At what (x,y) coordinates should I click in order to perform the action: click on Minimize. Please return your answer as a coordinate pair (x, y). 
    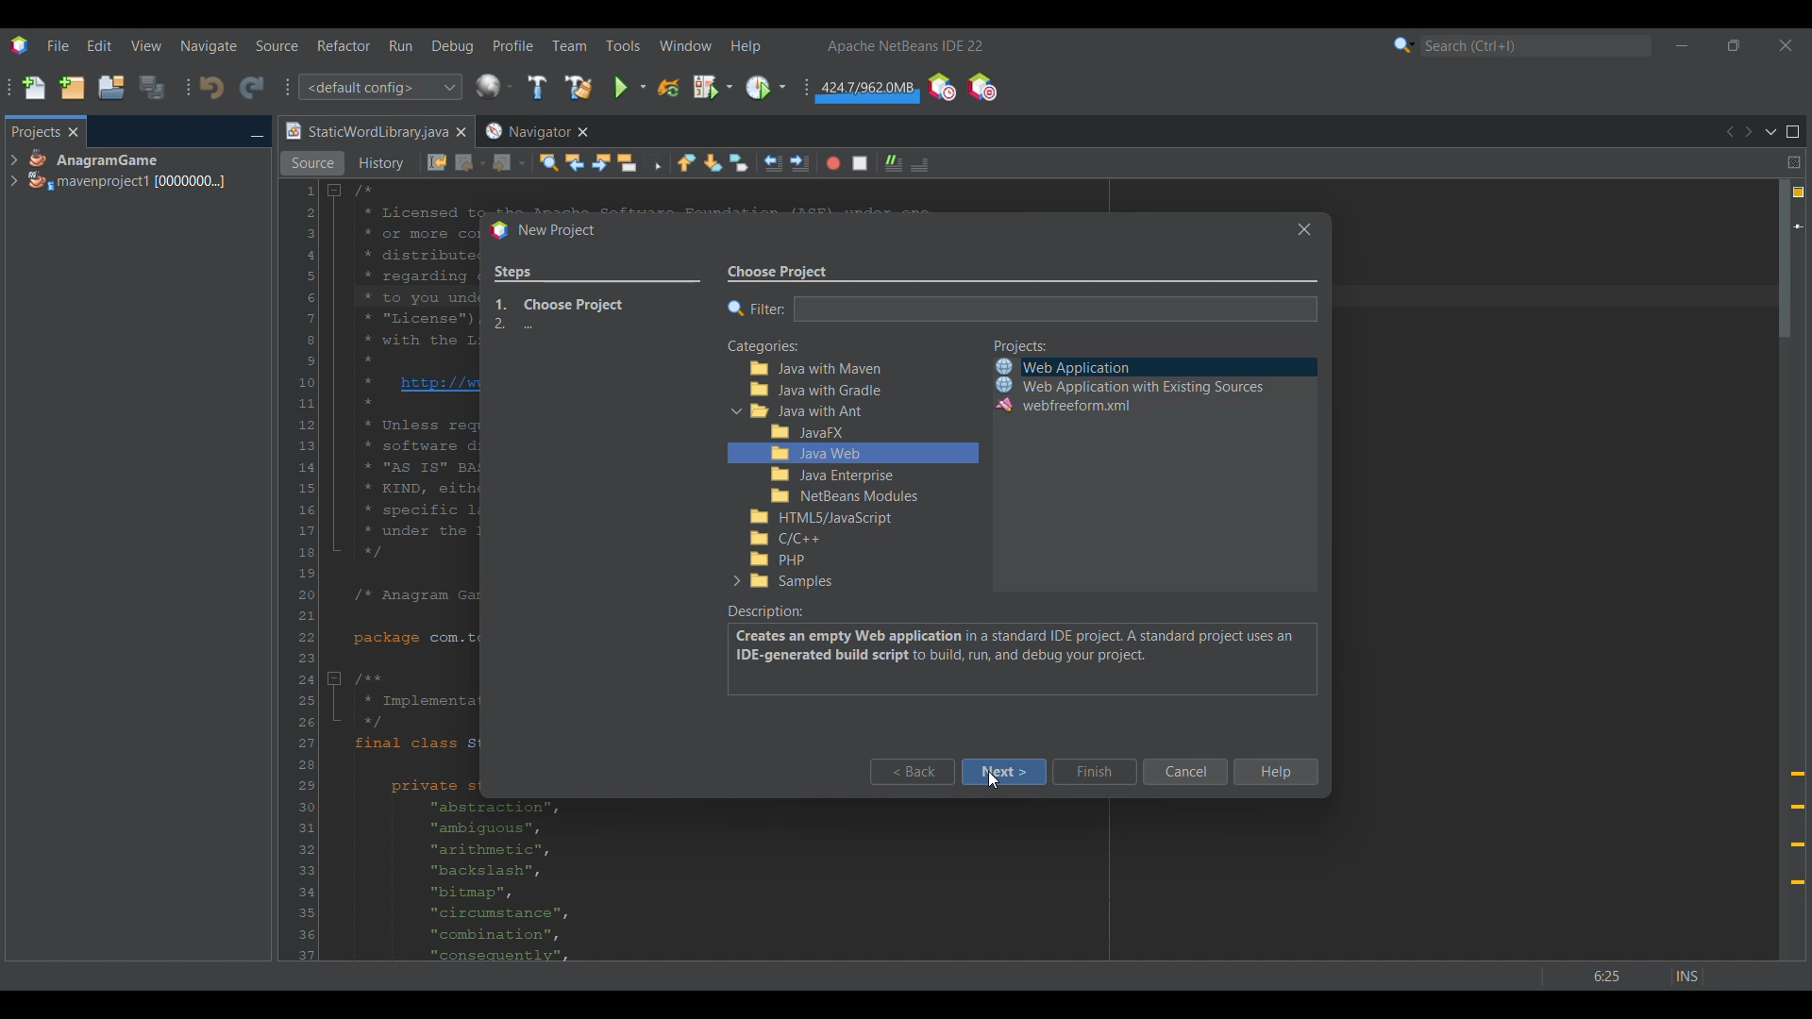
    Looking at the image, I should click on (1682, 45).